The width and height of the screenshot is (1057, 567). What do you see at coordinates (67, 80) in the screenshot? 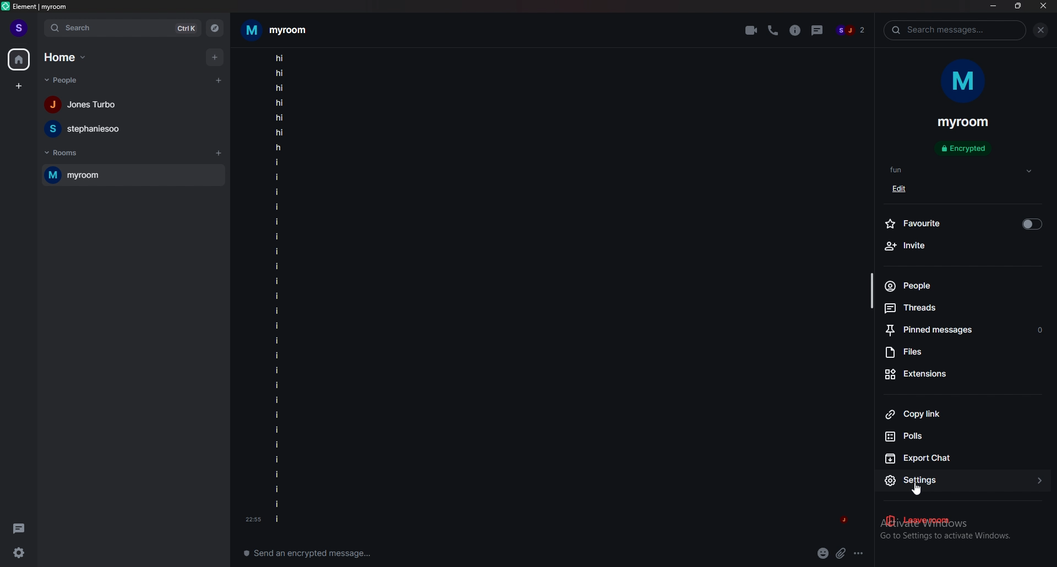
I see `people` at bounding box center [67, 80].